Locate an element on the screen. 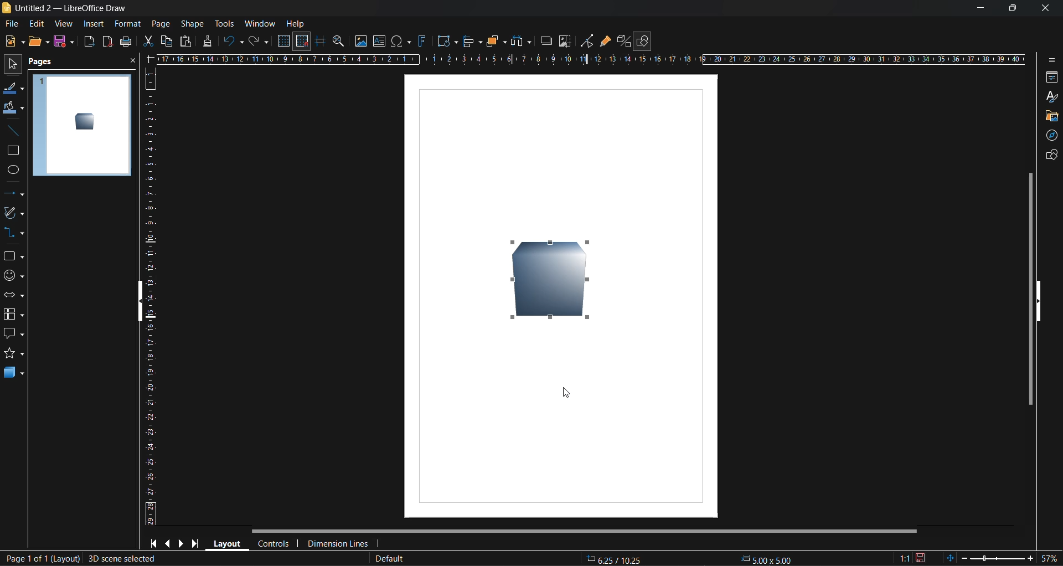 Image resolution: width=1063 pixels, height=566 pixels. shapes is located at coordinates (1049, 157).